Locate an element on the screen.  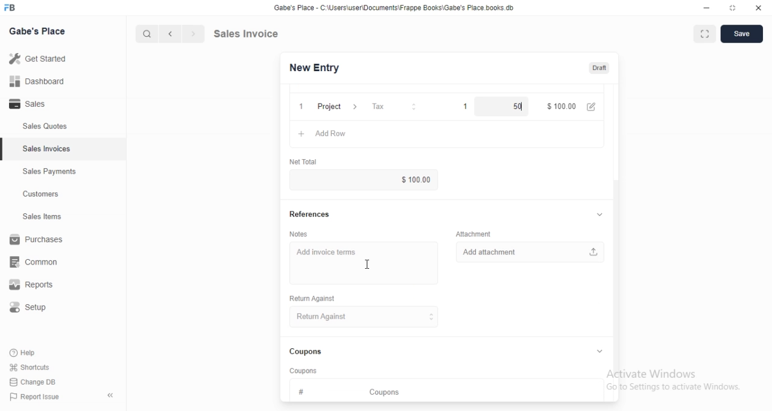
collapse/expand is located at coordinates (600, 352).